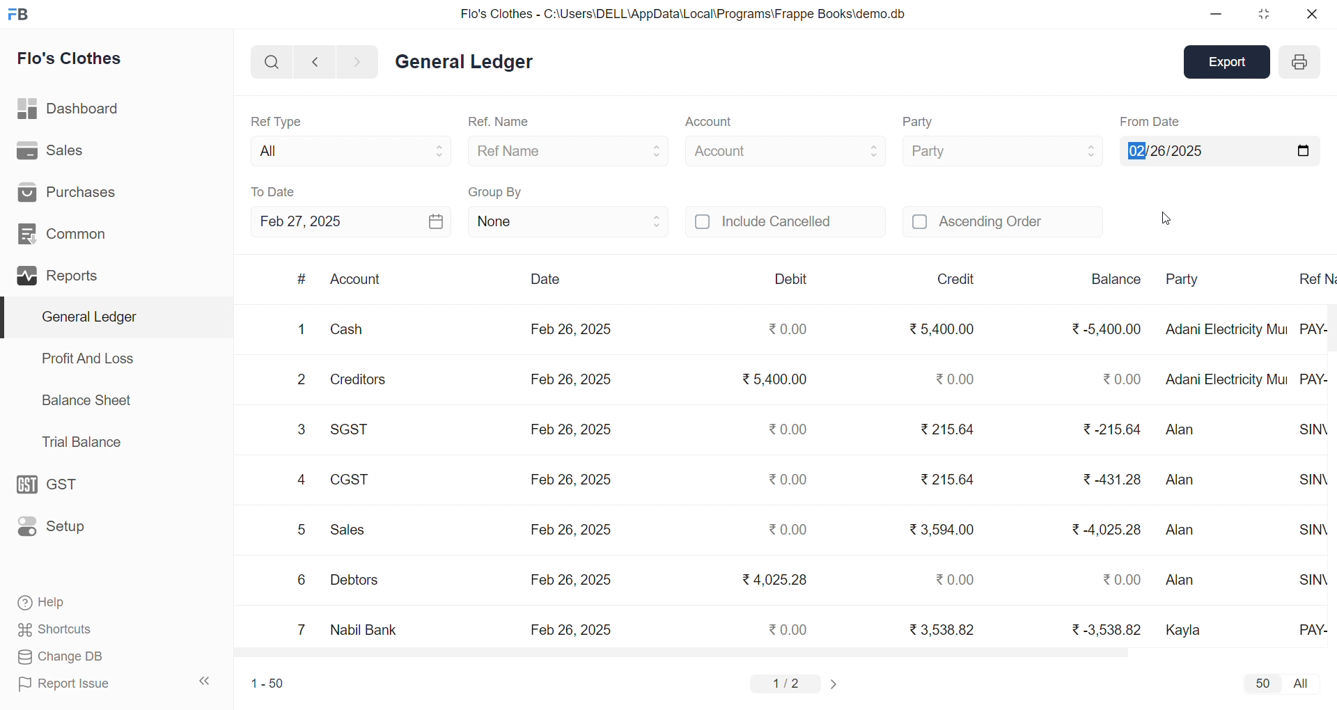  Describe the element at coordinates (1217, 15) in the screenshot. I see `MINIMIZE` at that location.